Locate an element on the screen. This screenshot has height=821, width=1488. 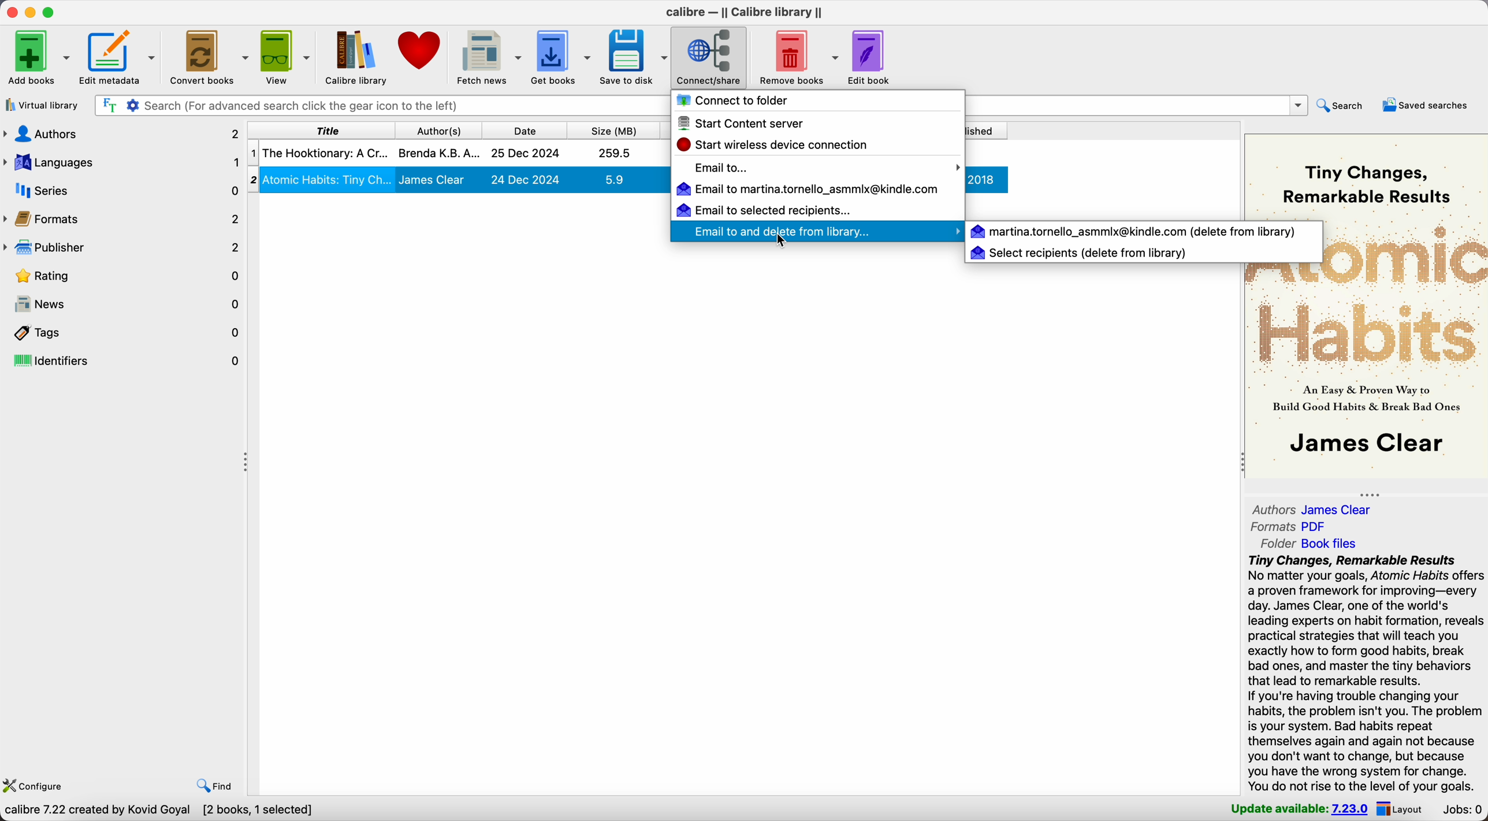
Calibre - || Calibre library || is located at coordinates (744, 12).